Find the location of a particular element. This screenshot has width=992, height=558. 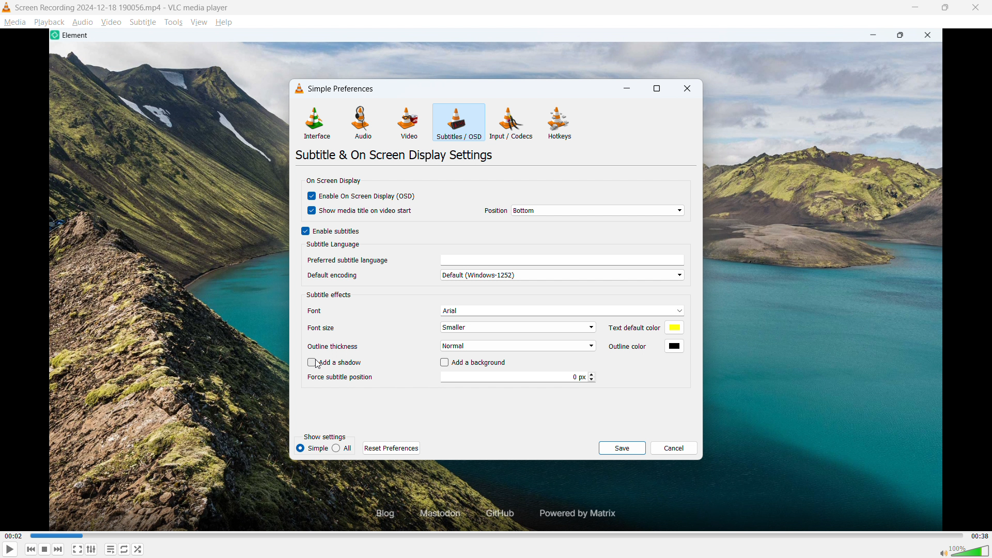

close is located at coordinates (931, 36).